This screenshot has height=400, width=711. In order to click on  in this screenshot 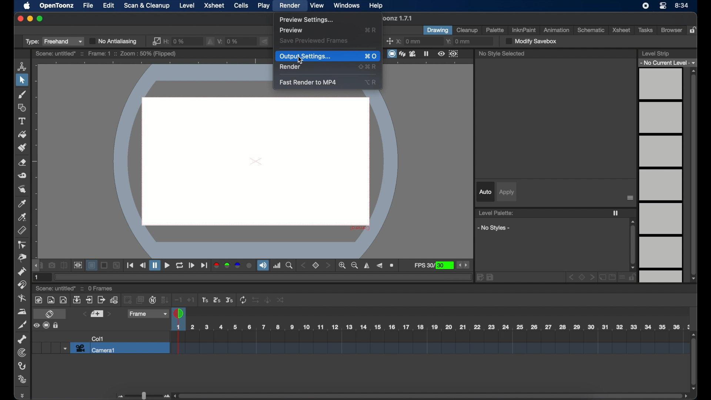, I will do `click(101, 300)`.